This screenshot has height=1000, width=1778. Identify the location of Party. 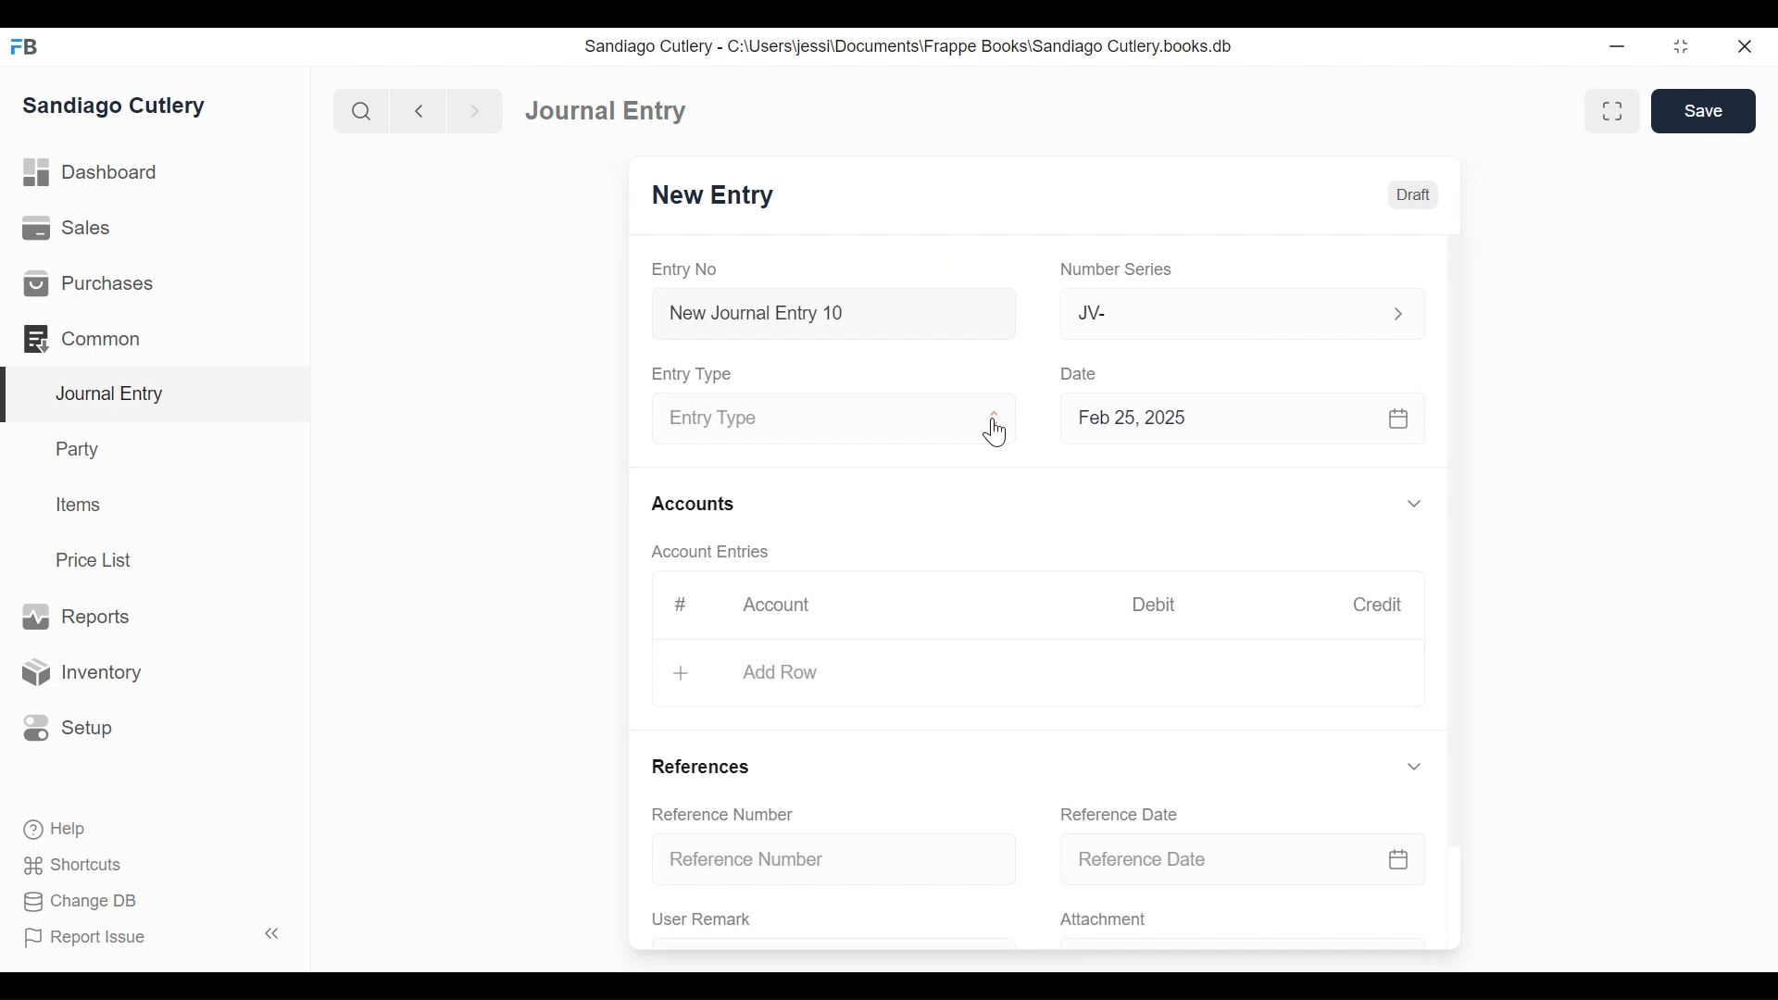
(75, 449).